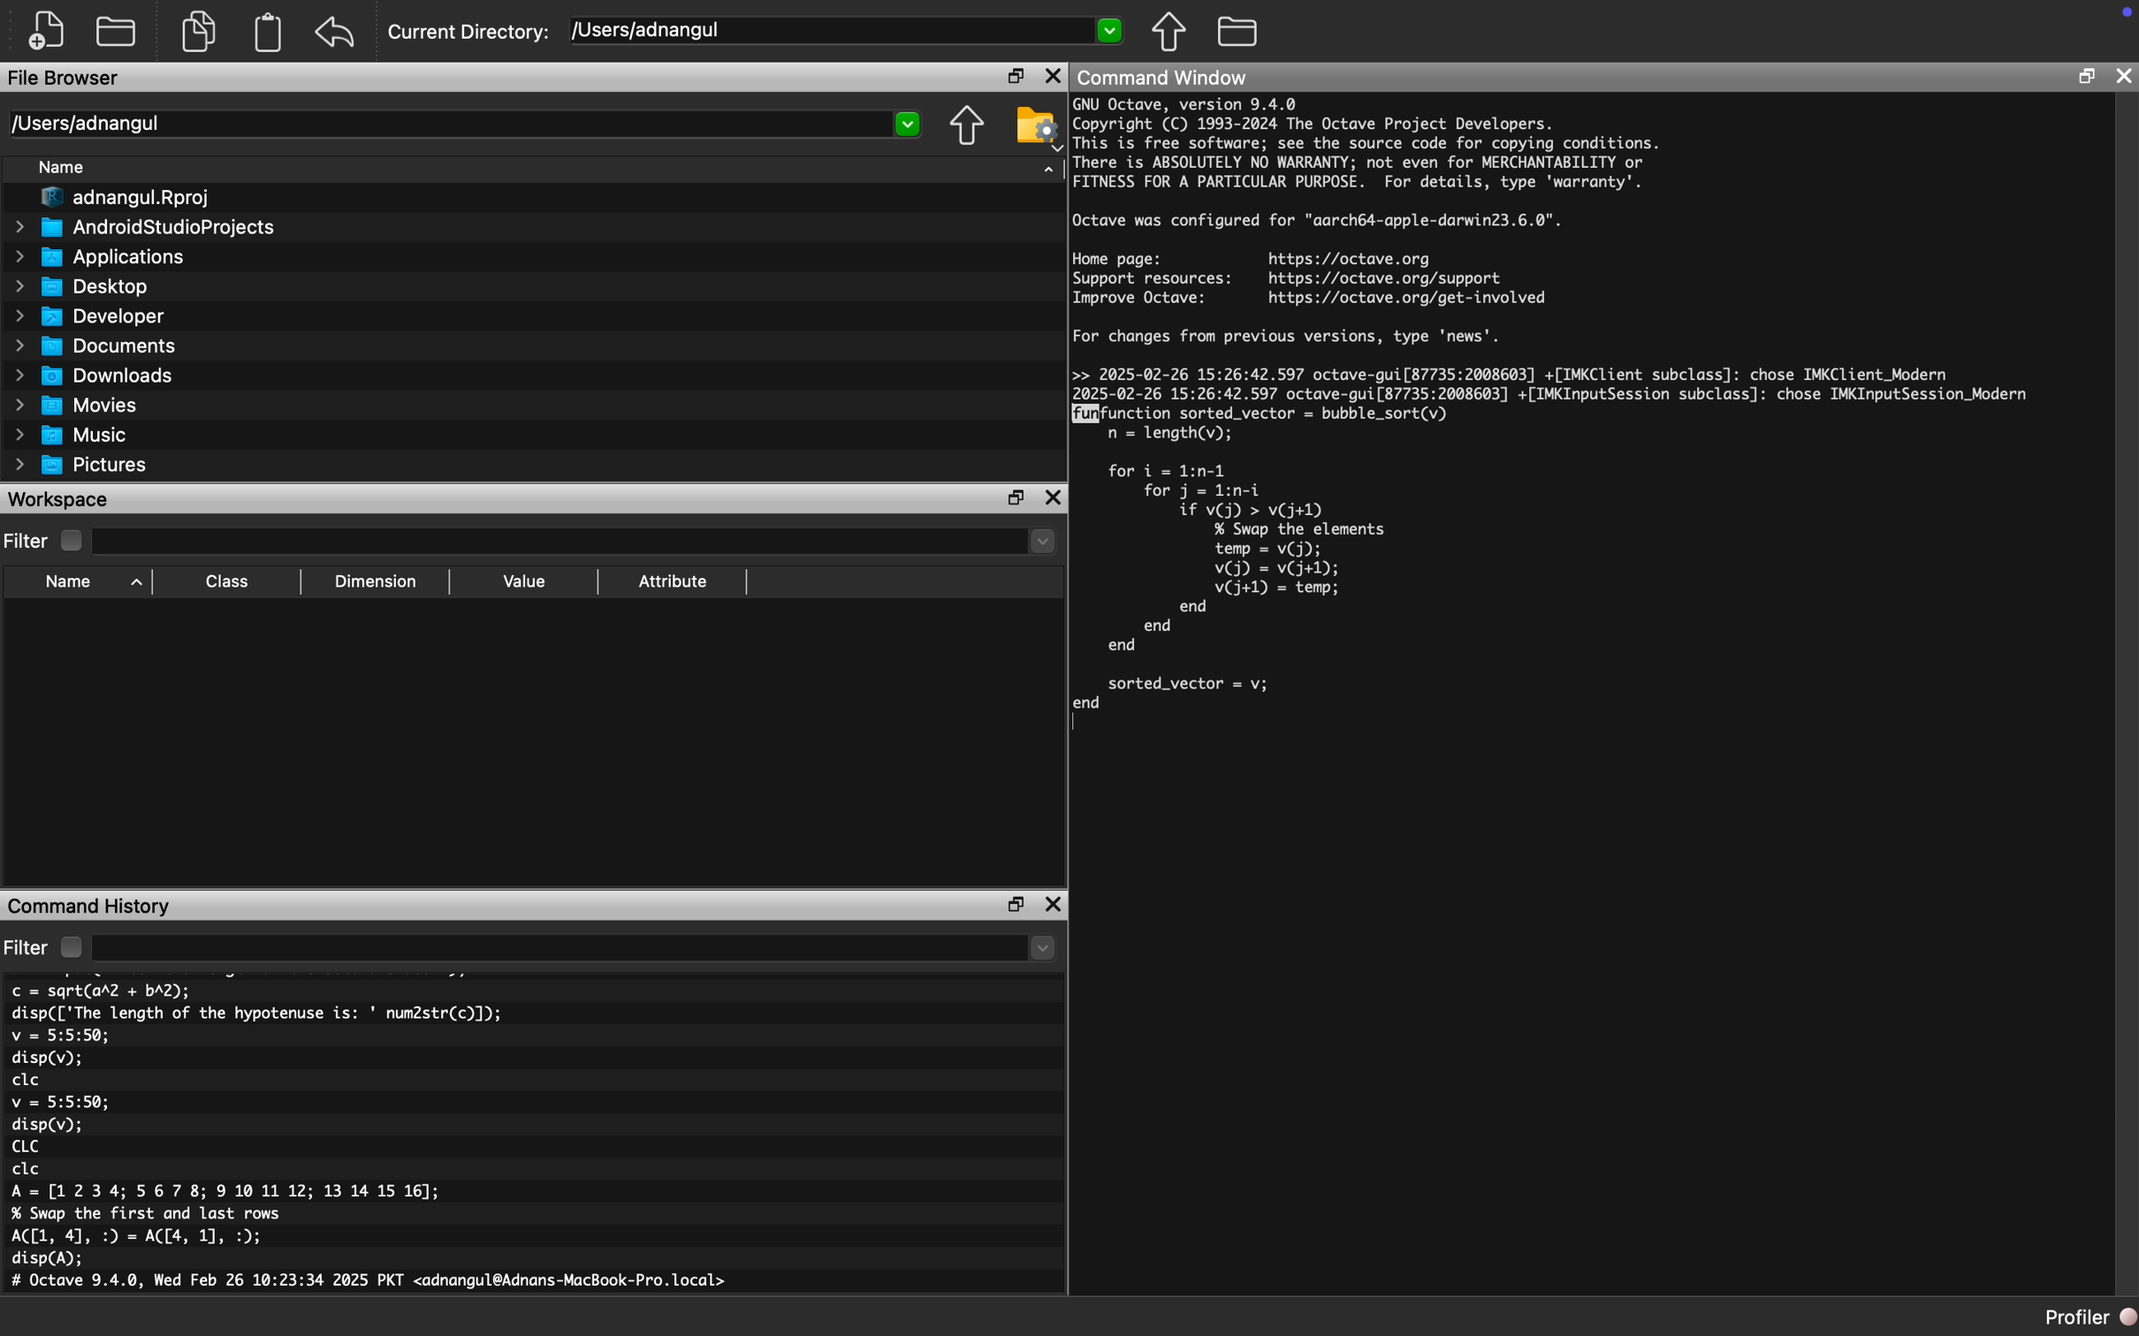  What do you see at coordinates (47, 1060) in the screenshot?
I see `disp(v);` at bounding box center [47, 1060].